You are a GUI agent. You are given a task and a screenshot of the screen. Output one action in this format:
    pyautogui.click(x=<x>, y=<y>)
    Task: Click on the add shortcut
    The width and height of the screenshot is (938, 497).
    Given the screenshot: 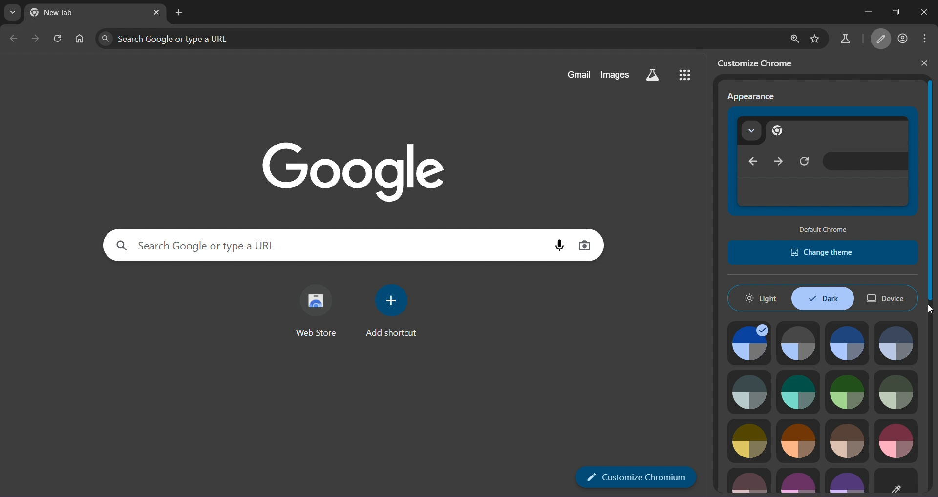 What is the action you would take?
    pyautogui.click(x=391, y=311)
    